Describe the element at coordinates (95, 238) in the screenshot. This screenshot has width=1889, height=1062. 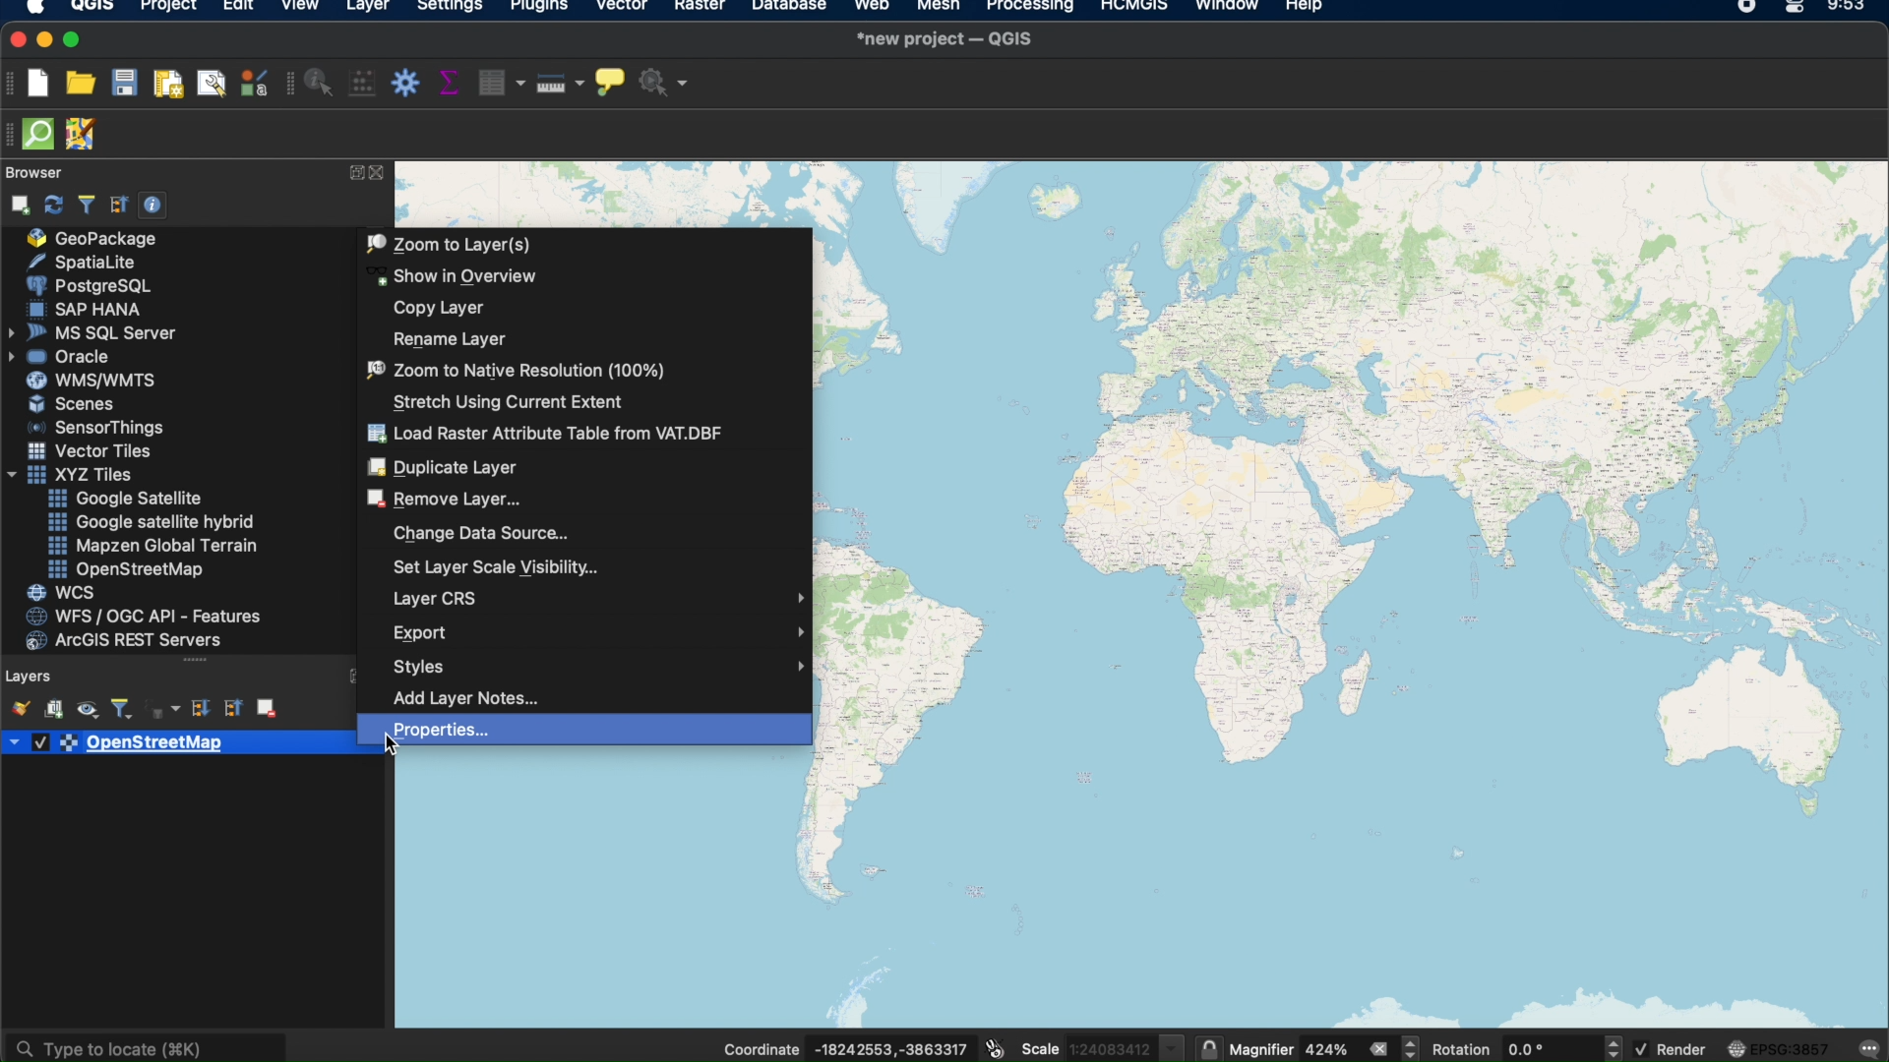
I see `geo package` at that location.